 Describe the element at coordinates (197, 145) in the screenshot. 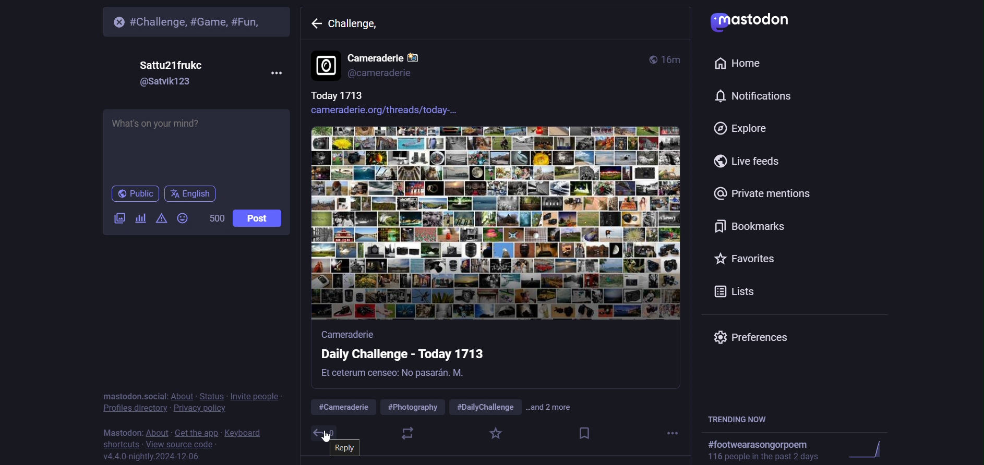

I see `What's on your mind?` at that location.